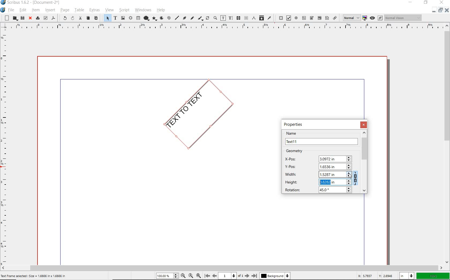  I want to click on minimize, so click(433, 11).